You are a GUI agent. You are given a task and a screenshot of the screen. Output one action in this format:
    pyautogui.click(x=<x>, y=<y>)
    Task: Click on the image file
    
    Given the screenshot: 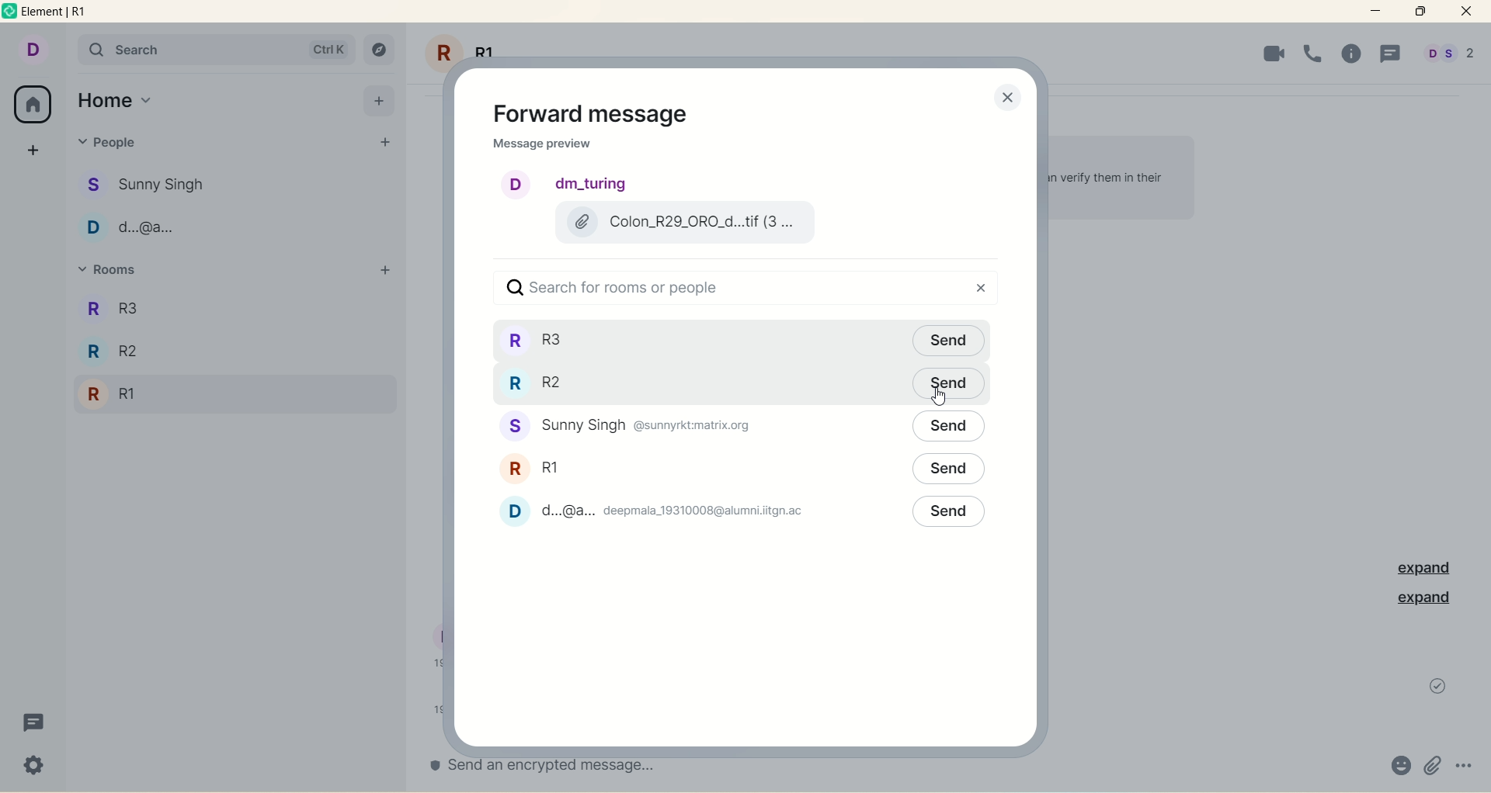 What is the action you would take?
    pyautogui.click(x=682, y=223)
    